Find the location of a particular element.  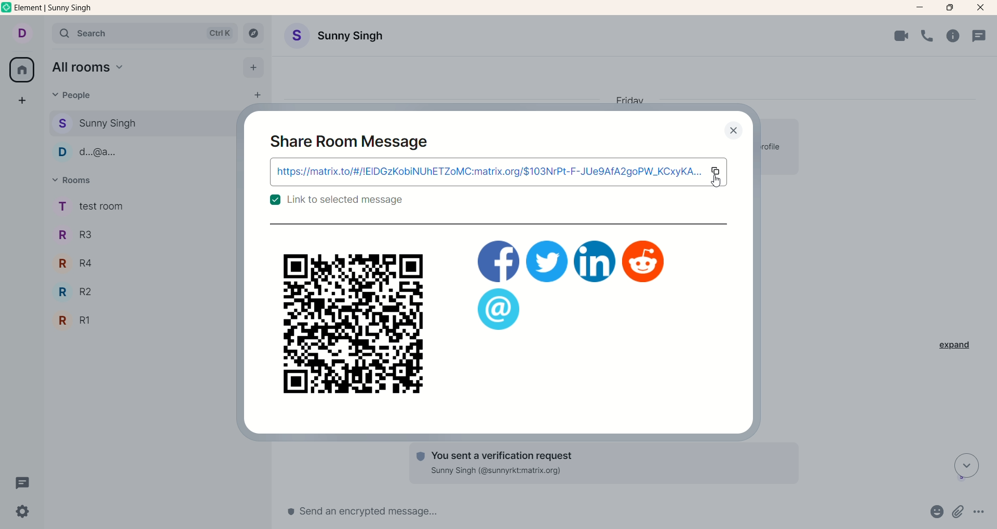

vertical scroll bar is located at coordinates (991, 276).